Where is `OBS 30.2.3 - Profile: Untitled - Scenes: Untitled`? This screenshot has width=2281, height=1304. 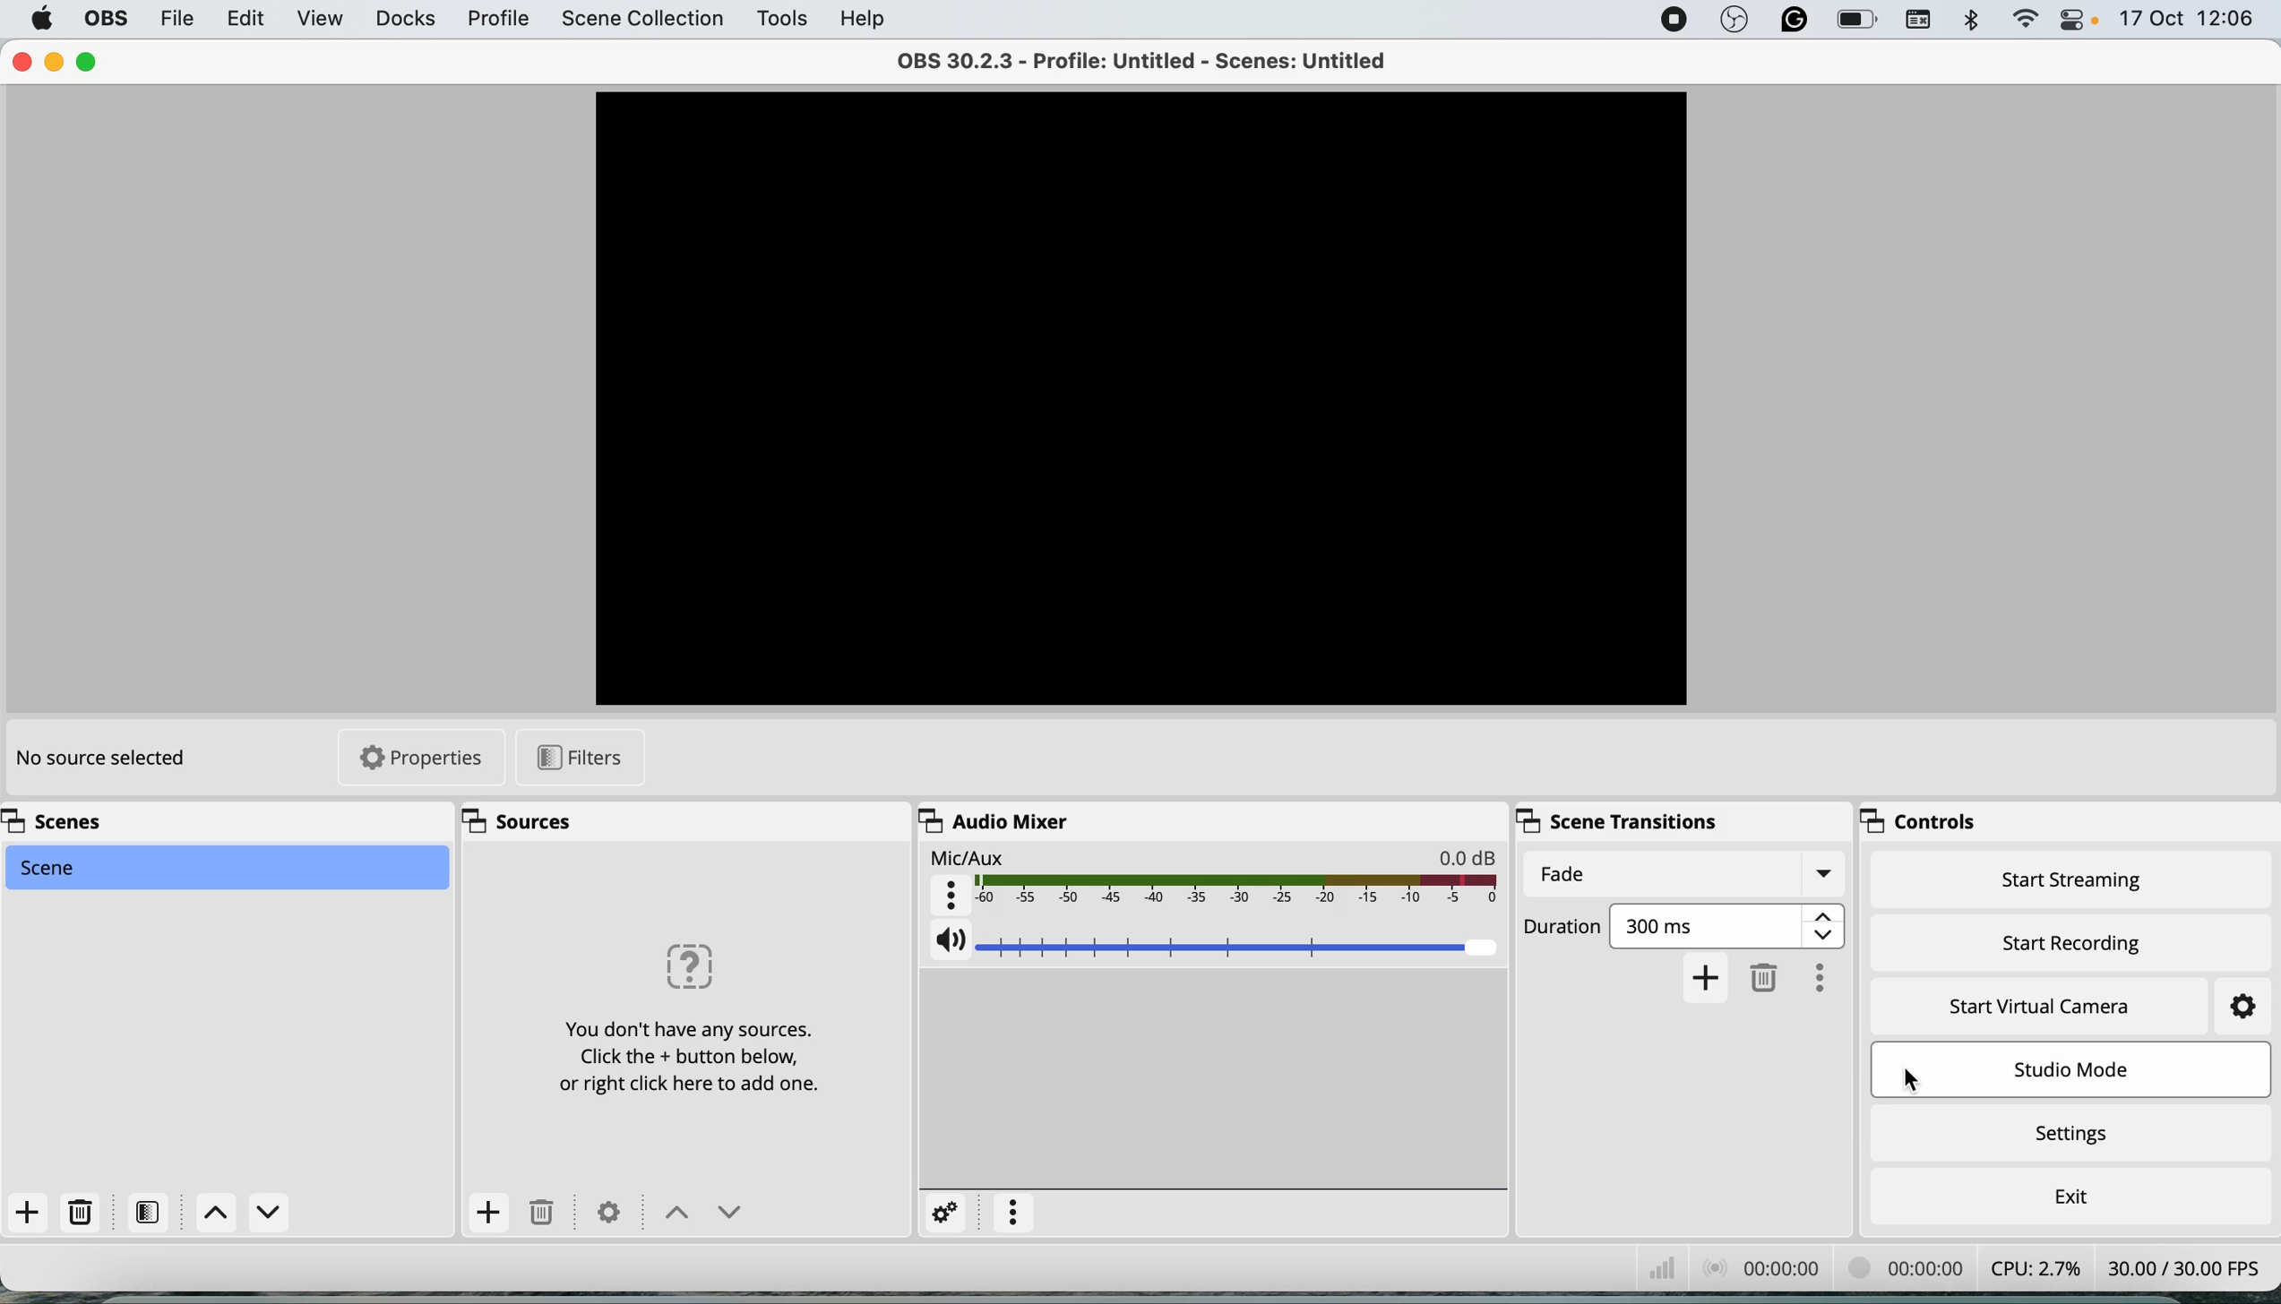 OBS 30.2.3 - Profile: Untitled - Scenes: Untitled is located at coordinates (1145, 60).